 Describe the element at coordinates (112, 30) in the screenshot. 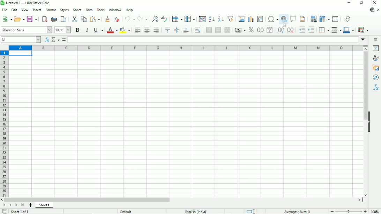

I see `Font color` at that location.